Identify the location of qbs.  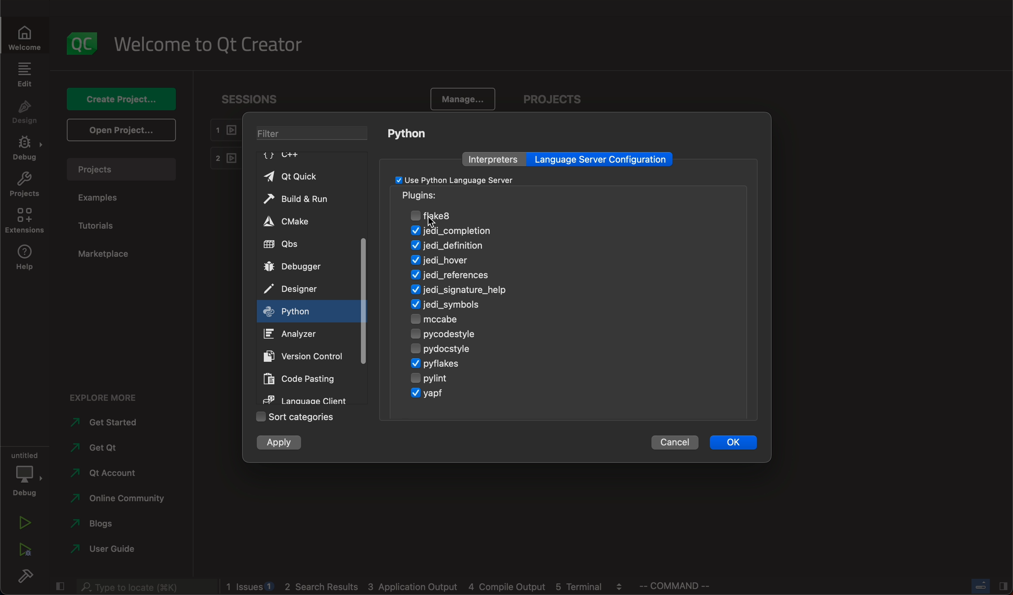
(300, 244).